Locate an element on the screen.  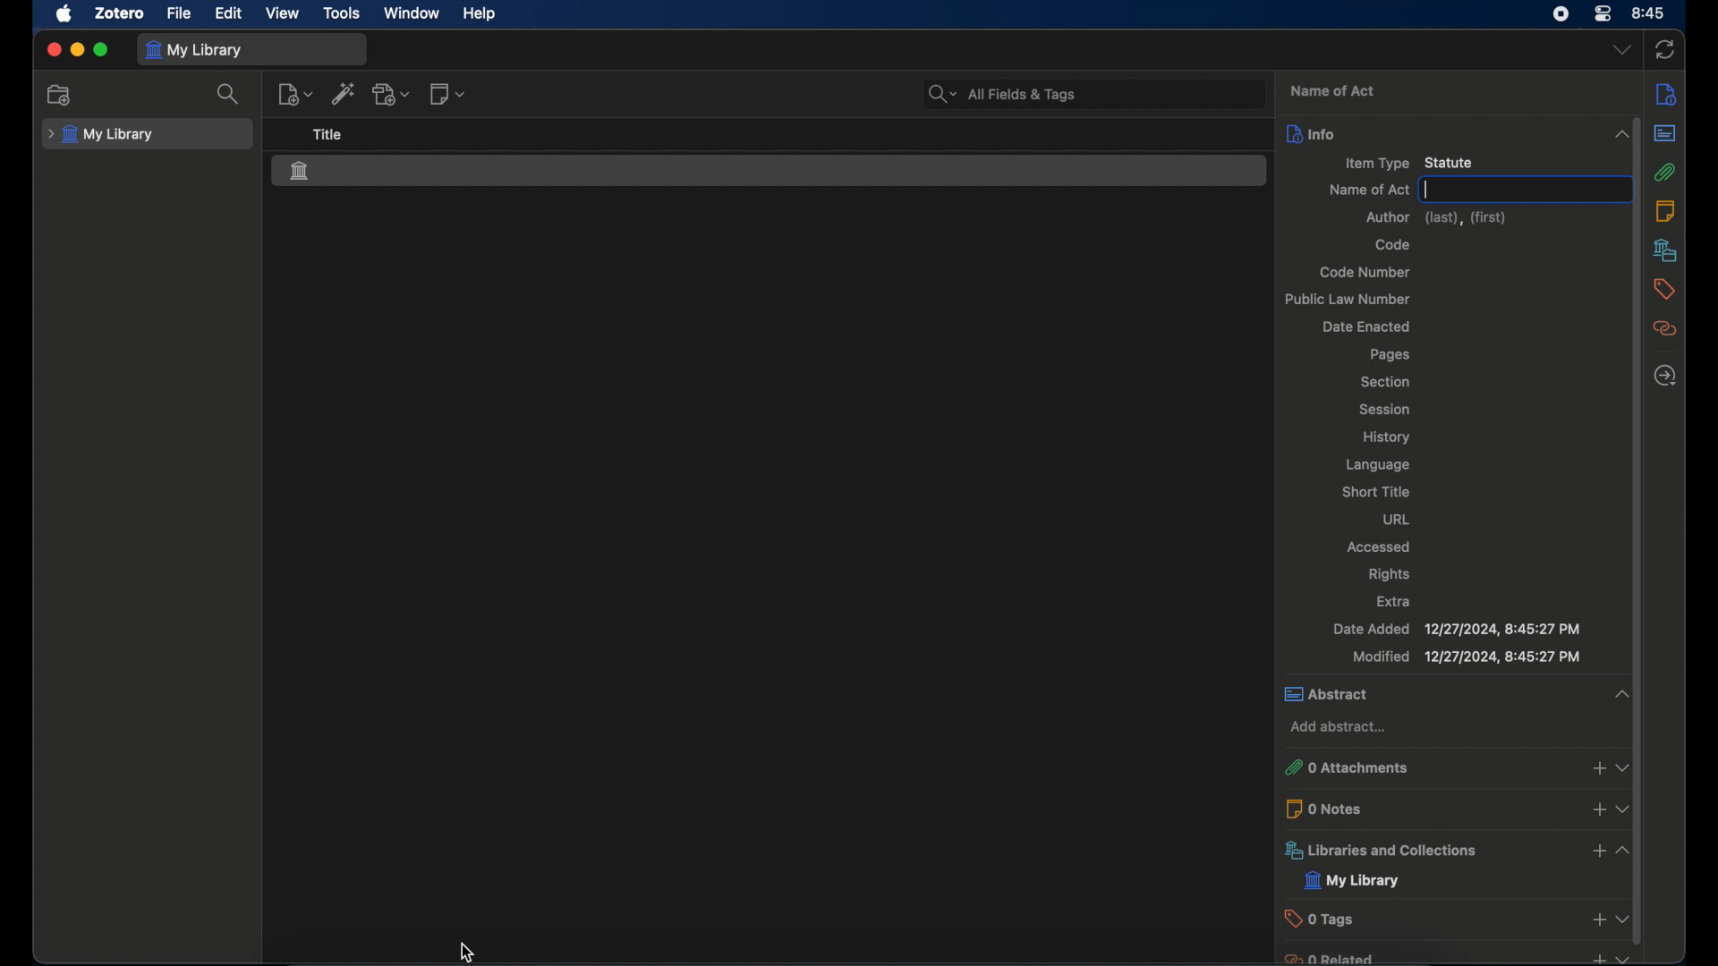
name of act is located at coordinates (1367, 190).